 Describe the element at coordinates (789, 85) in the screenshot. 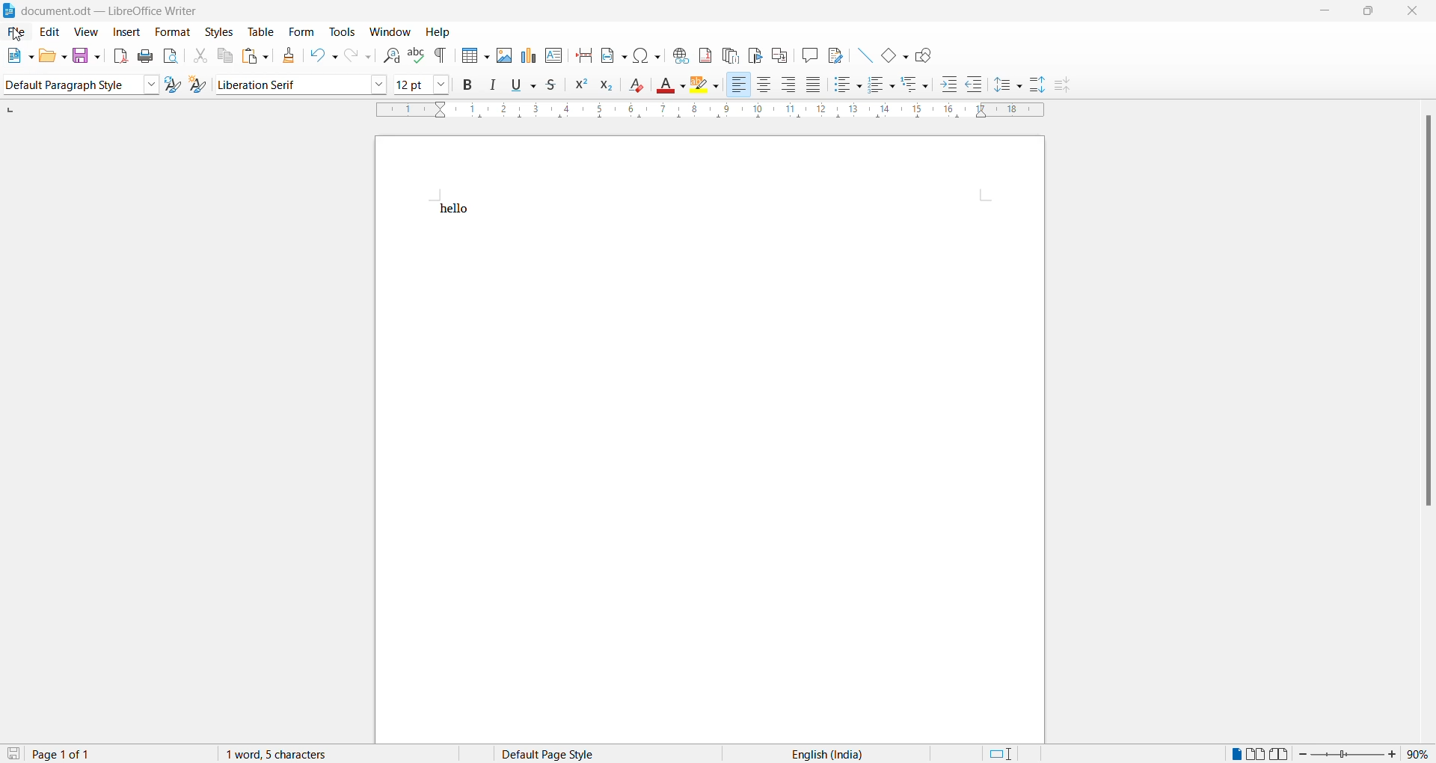

I see `align right` at that location.